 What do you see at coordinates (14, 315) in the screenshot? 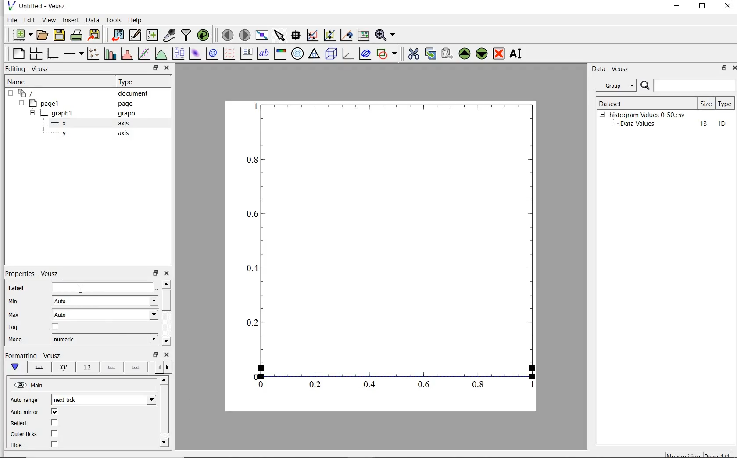
I see `Max` at bounding box center [14, 315].